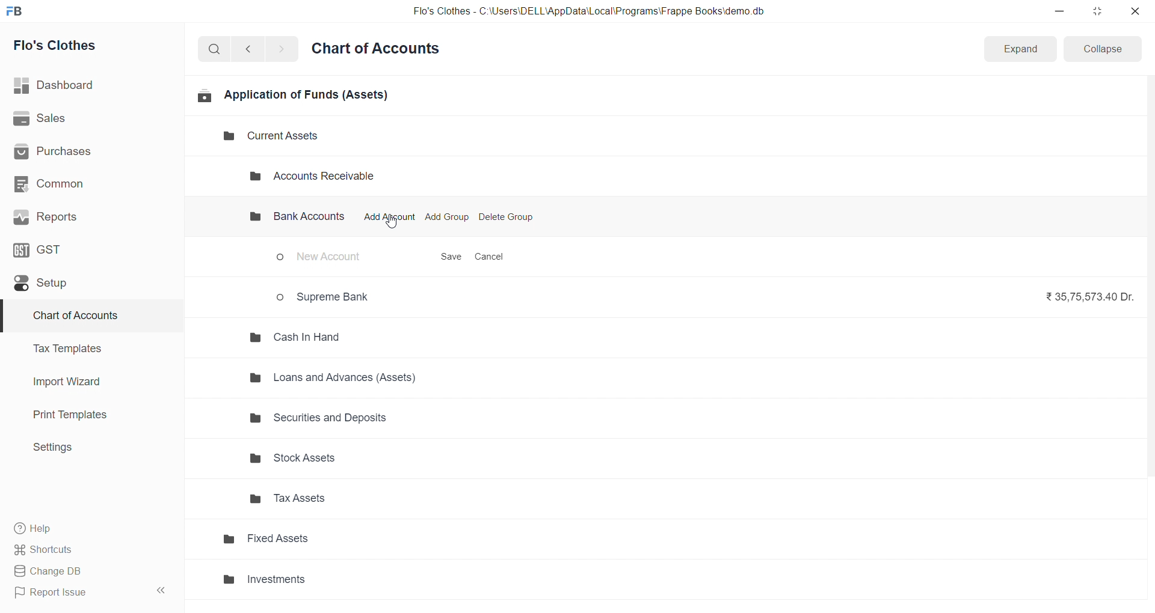 This screenshot has height=613, width=1155. Describe the element at coordinates (324, 259) in the screenshot. I see `New Account` at that location.